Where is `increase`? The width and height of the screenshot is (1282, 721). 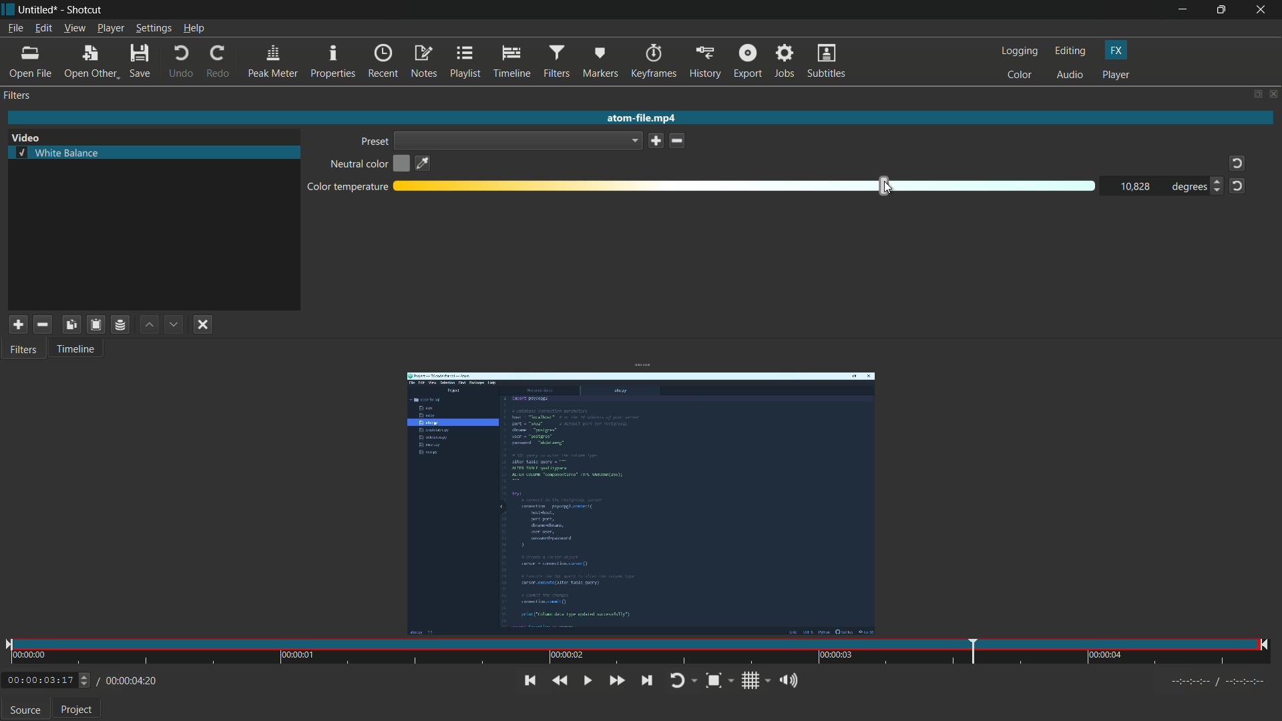 increase is located at coordinates (1215, 182).